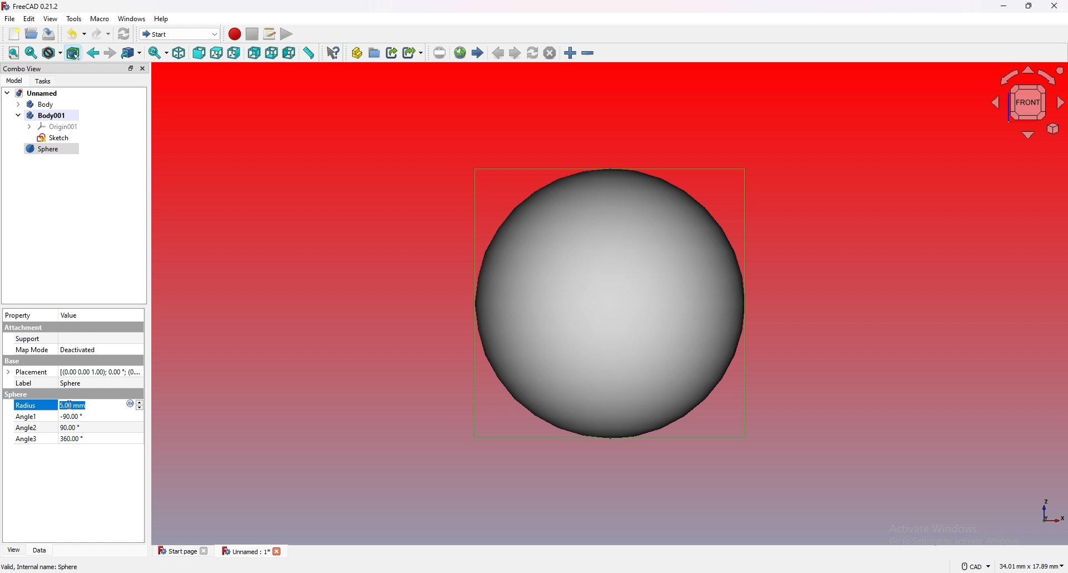 The width and height of the screenshot is (1068, 573). I want to click on tab 1, so click(180, 550).